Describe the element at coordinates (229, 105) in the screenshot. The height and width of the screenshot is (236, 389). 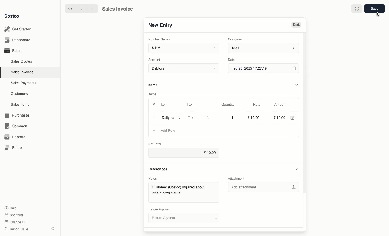
I see `Quantity` at that location.